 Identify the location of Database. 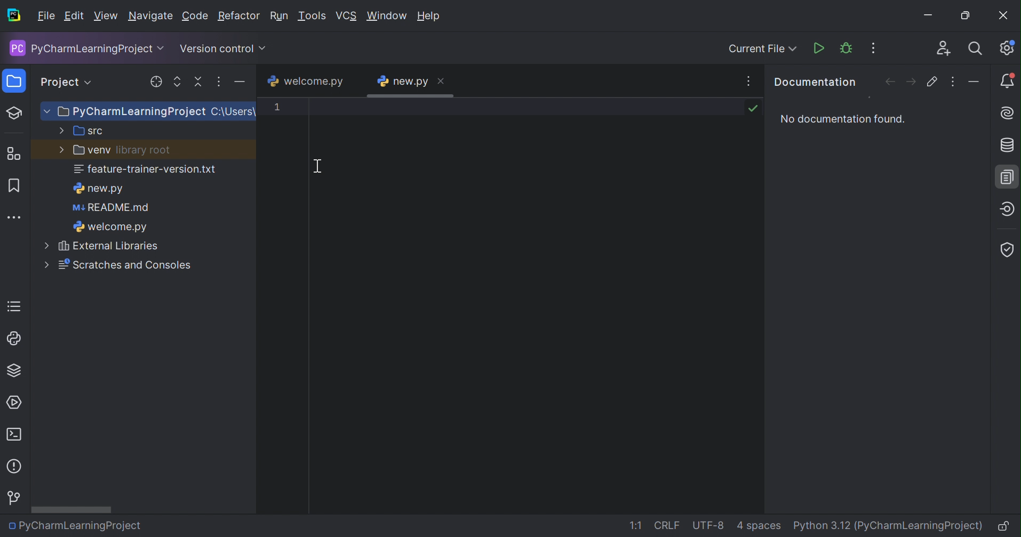
(1008, 146).